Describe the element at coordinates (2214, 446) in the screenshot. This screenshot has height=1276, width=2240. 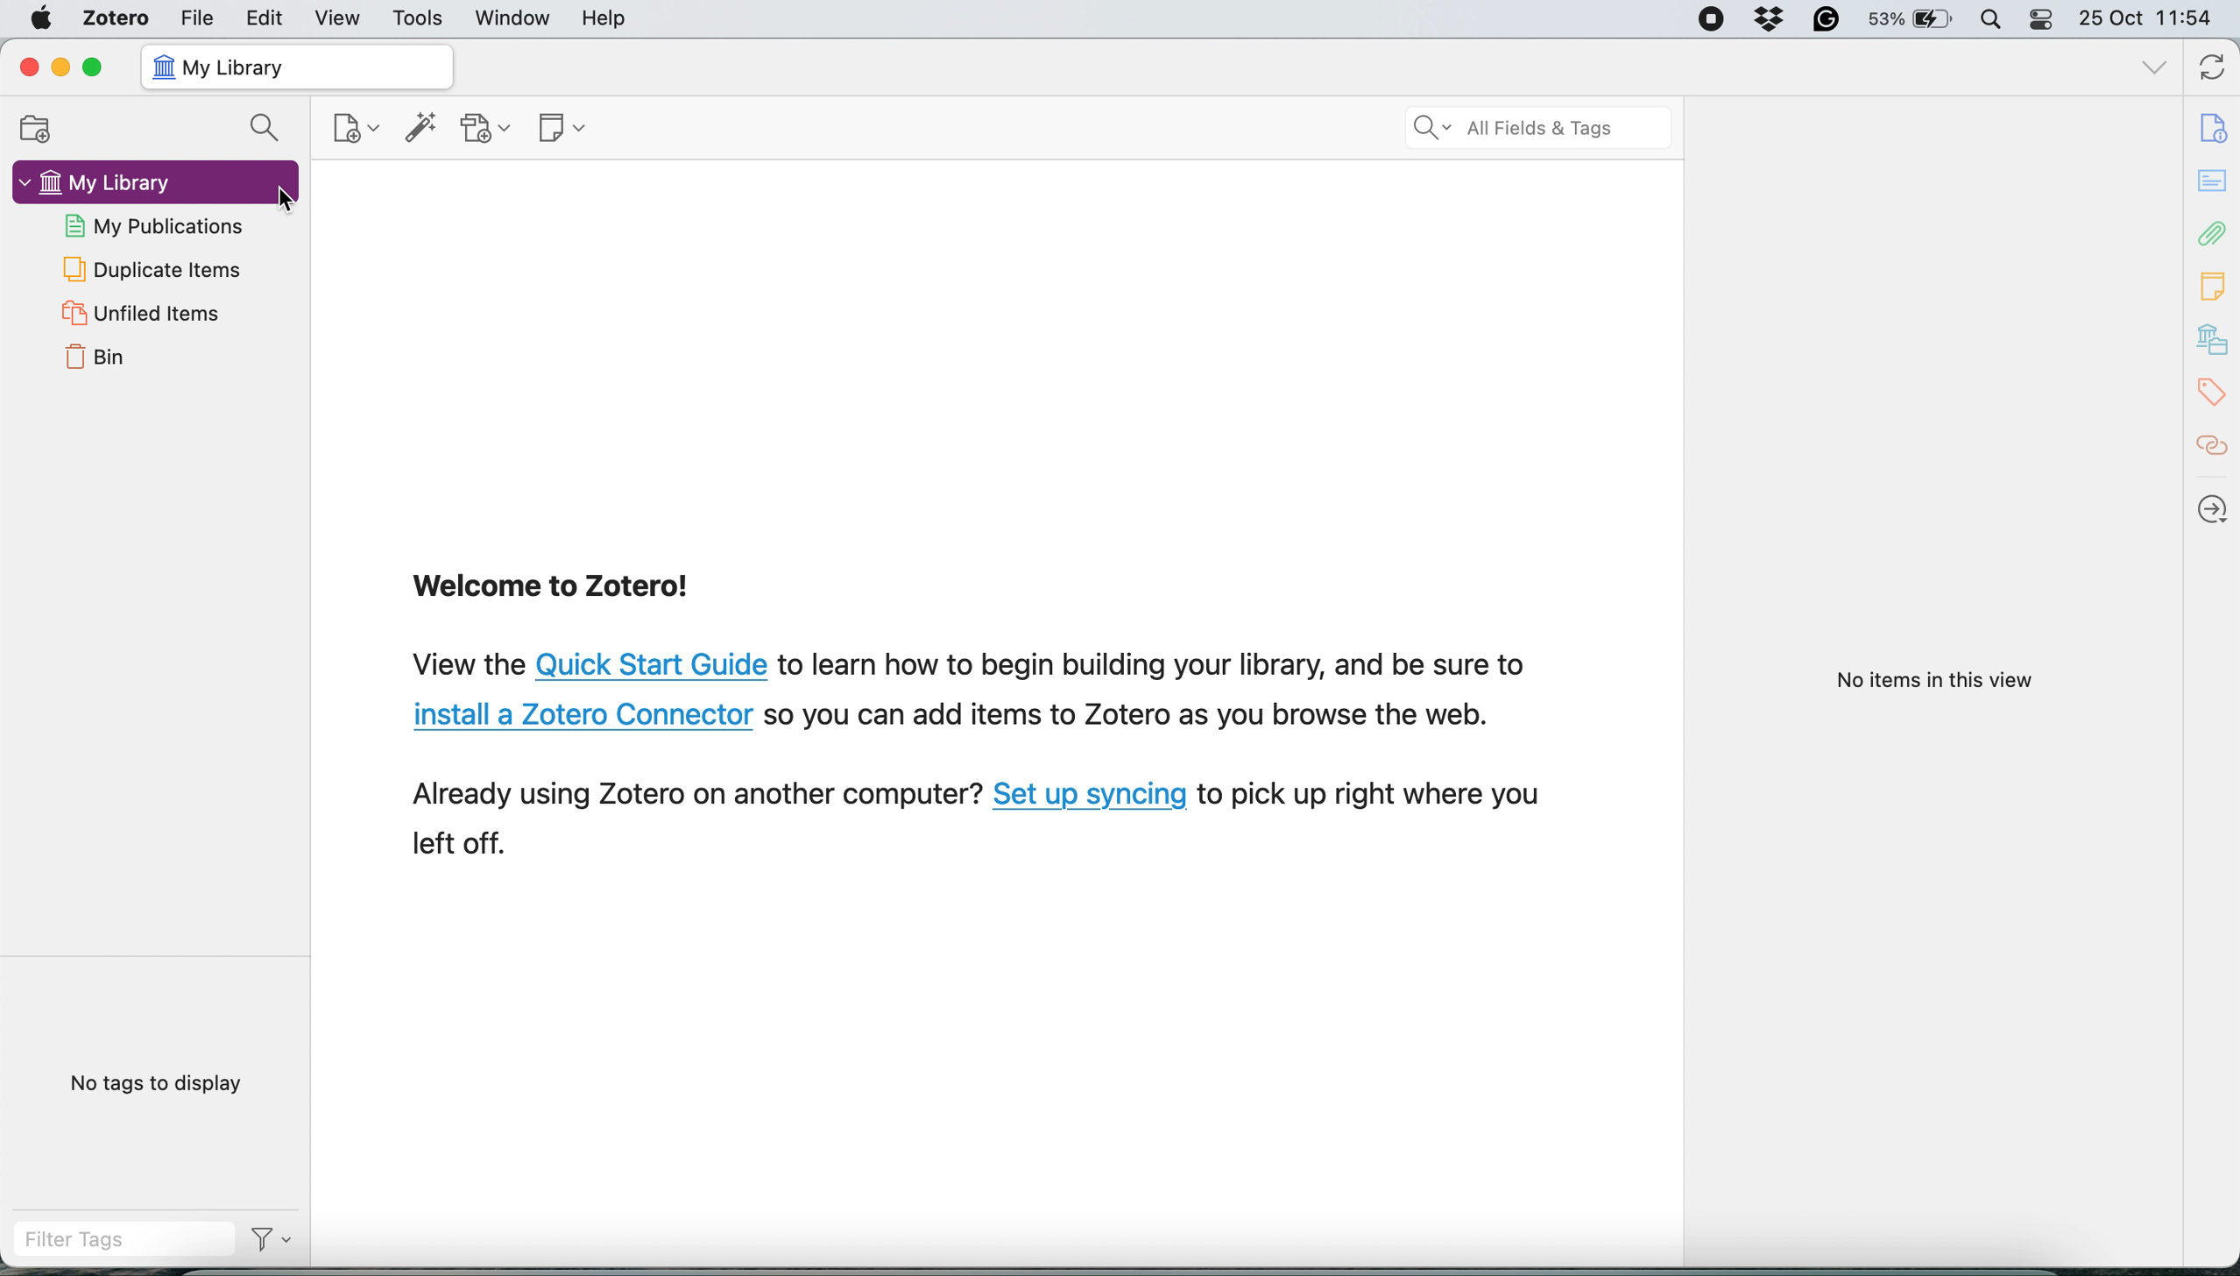
I see `citations` at that location.